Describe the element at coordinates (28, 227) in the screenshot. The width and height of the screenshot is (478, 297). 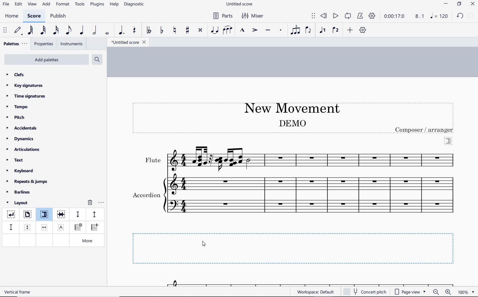
I see `insert vertical frame` at that location.